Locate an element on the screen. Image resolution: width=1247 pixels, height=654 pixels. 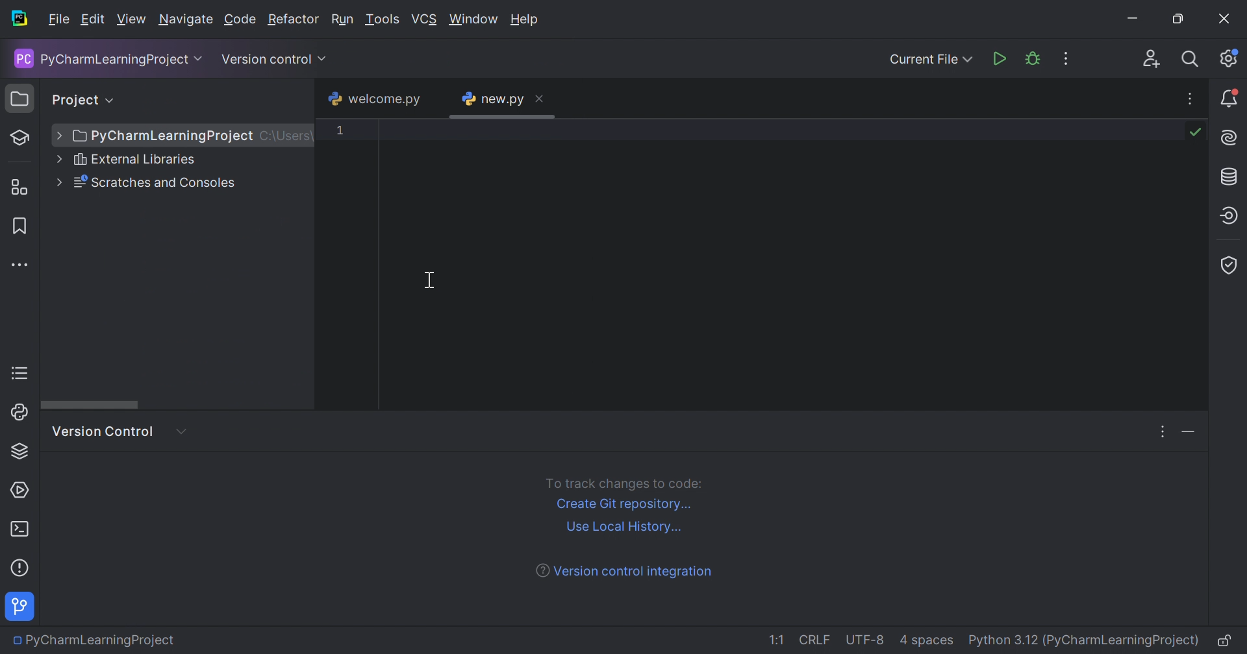
C:/Users is located at coordinates (288, 136).